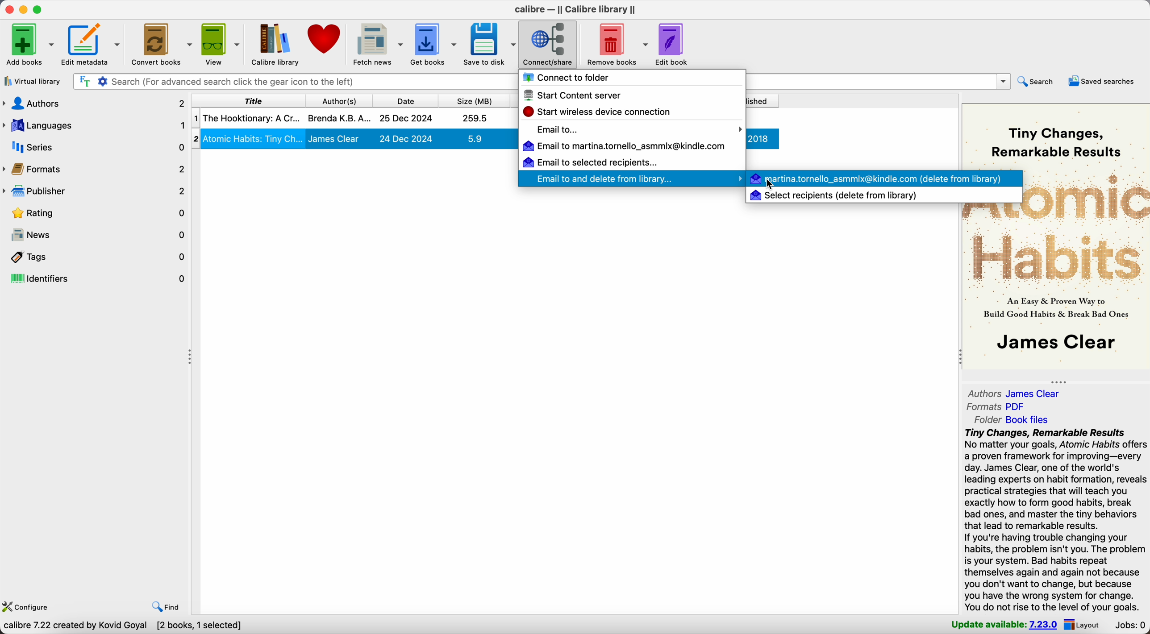 The height and width of the screenshot is (634, 1150). Describe the element at coordinates (1103, 82) in the screenshot. I see `saved searches` at that location.